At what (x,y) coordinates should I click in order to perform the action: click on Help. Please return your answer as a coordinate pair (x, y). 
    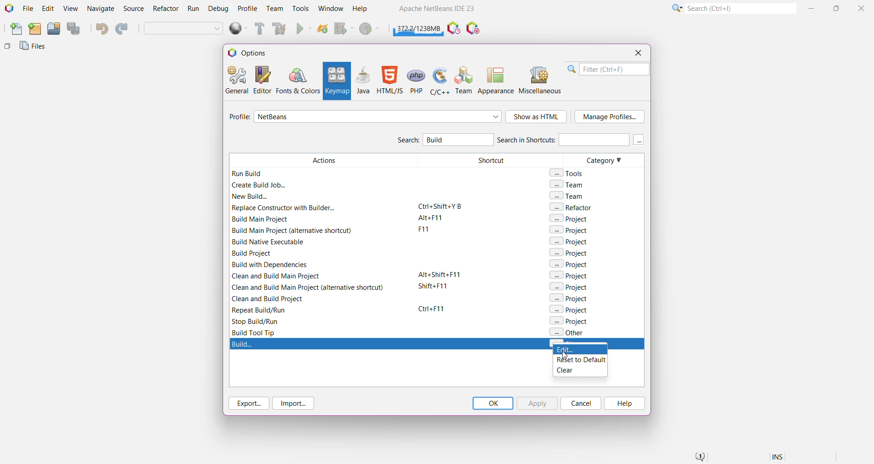
    Looking at the image, I should click on (624, 403).